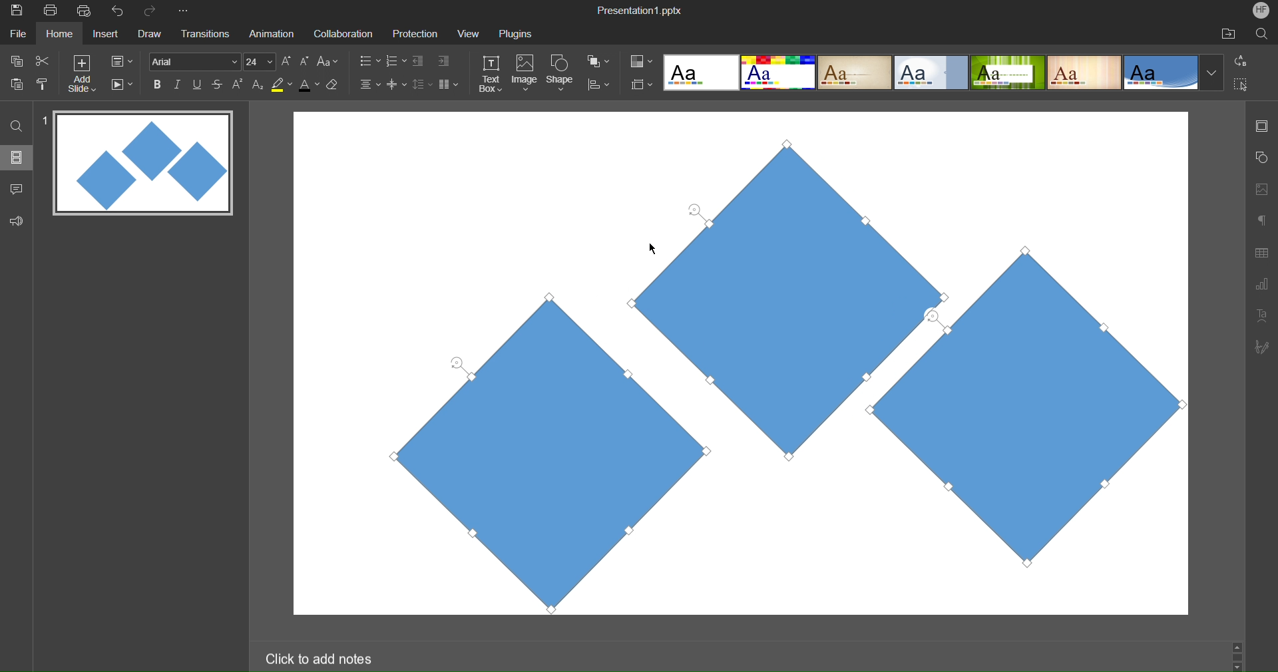 Image resolution: width=1278 pixels, height=672 pixels. What do you see at coordinates (1262, 252) in the screenshot?
I see `Table` at bounding box center [1262, 252].